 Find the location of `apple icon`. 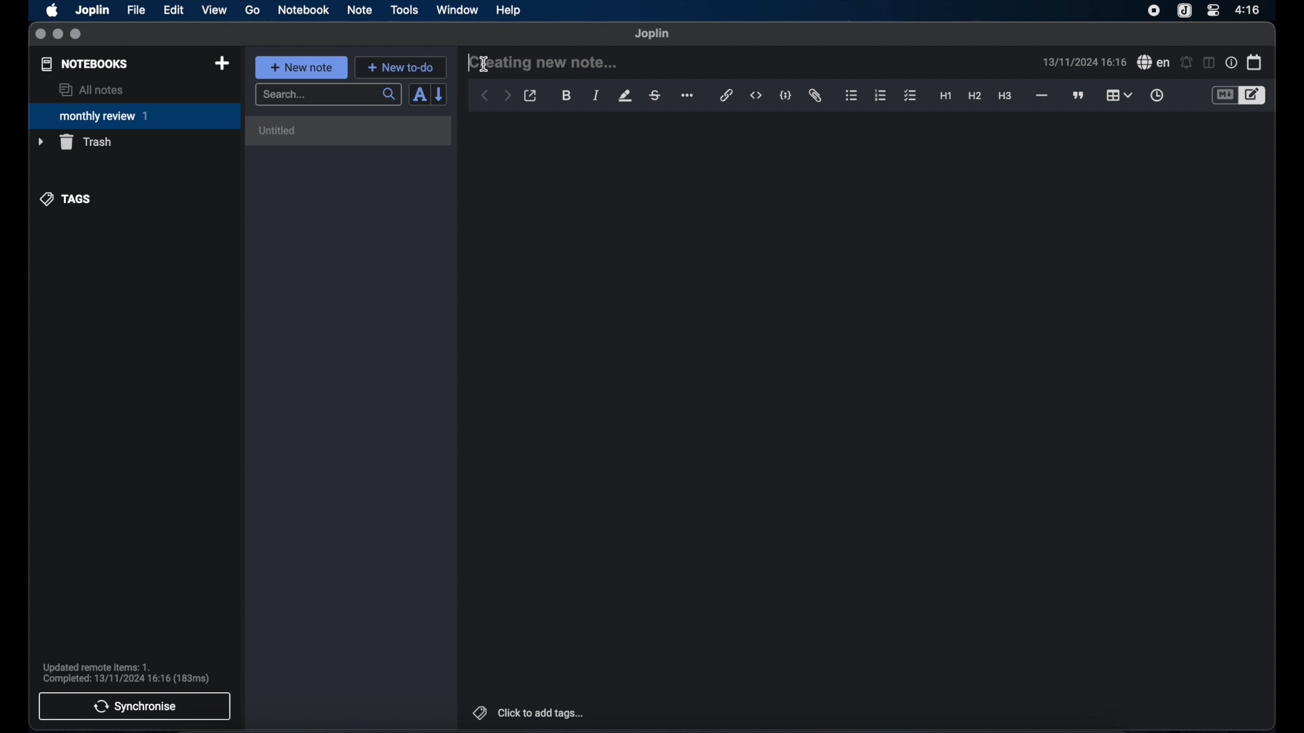

apple icon is located at coordinates (51, 10).